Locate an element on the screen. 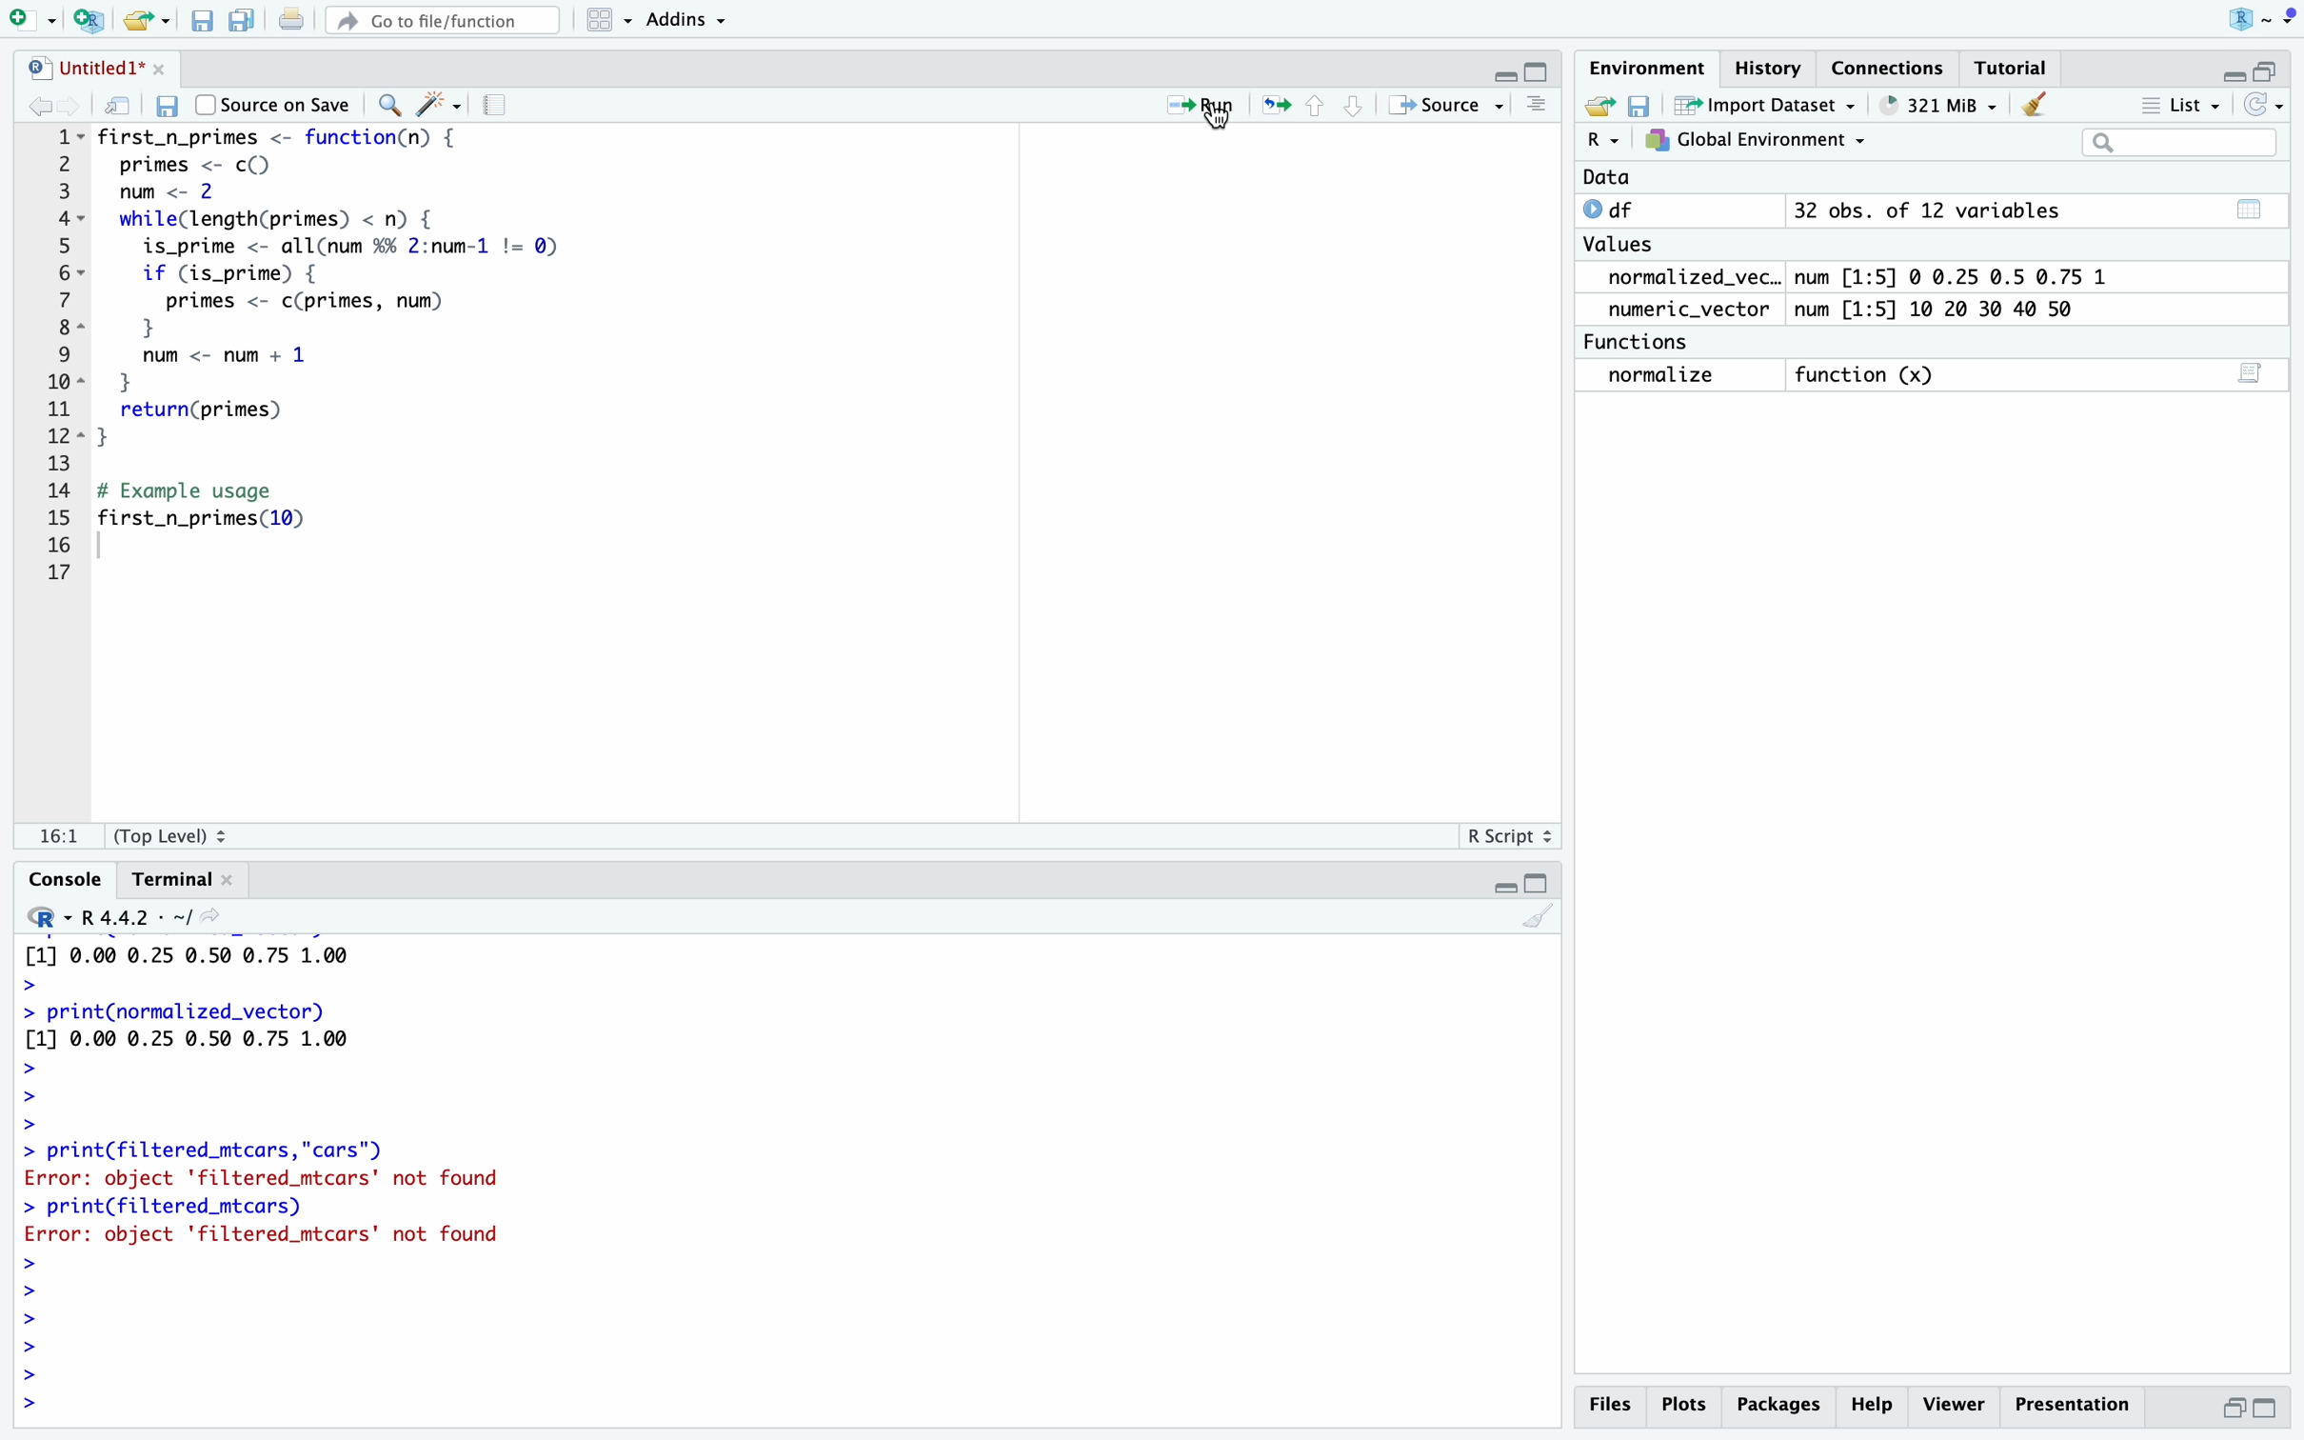 The height and width of the screenshot is (1440, 2304). Help is located at coordinates (1875, 1402).